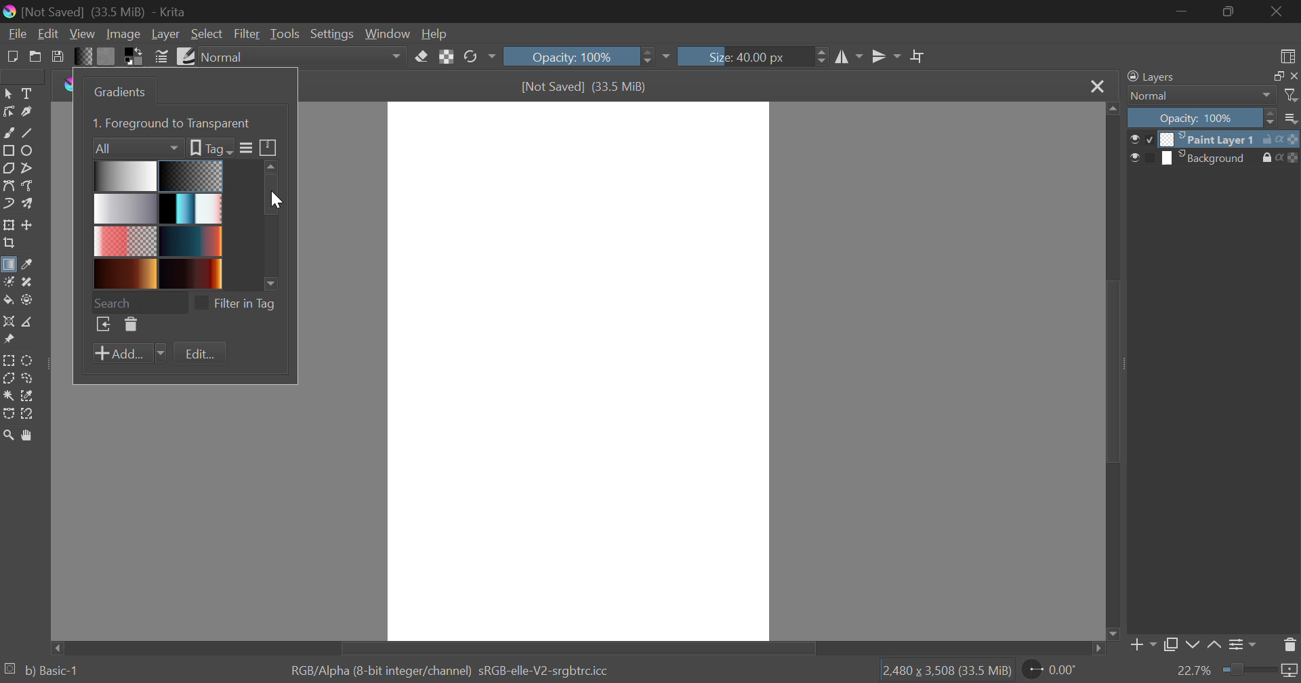  I want to click on Dynamic Brush Tool, so click(8, 205).